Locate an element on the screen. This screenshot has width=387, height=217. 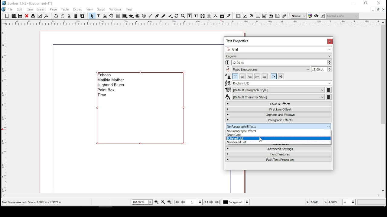
polygon is located at coordinates (132, 16).